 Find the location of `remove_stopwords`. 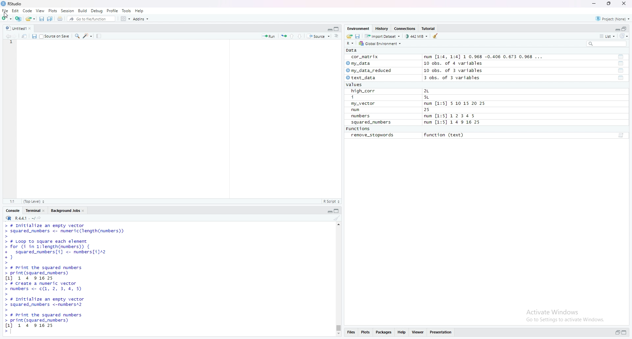

remove_stopwords is located at coordinates (373, 135).